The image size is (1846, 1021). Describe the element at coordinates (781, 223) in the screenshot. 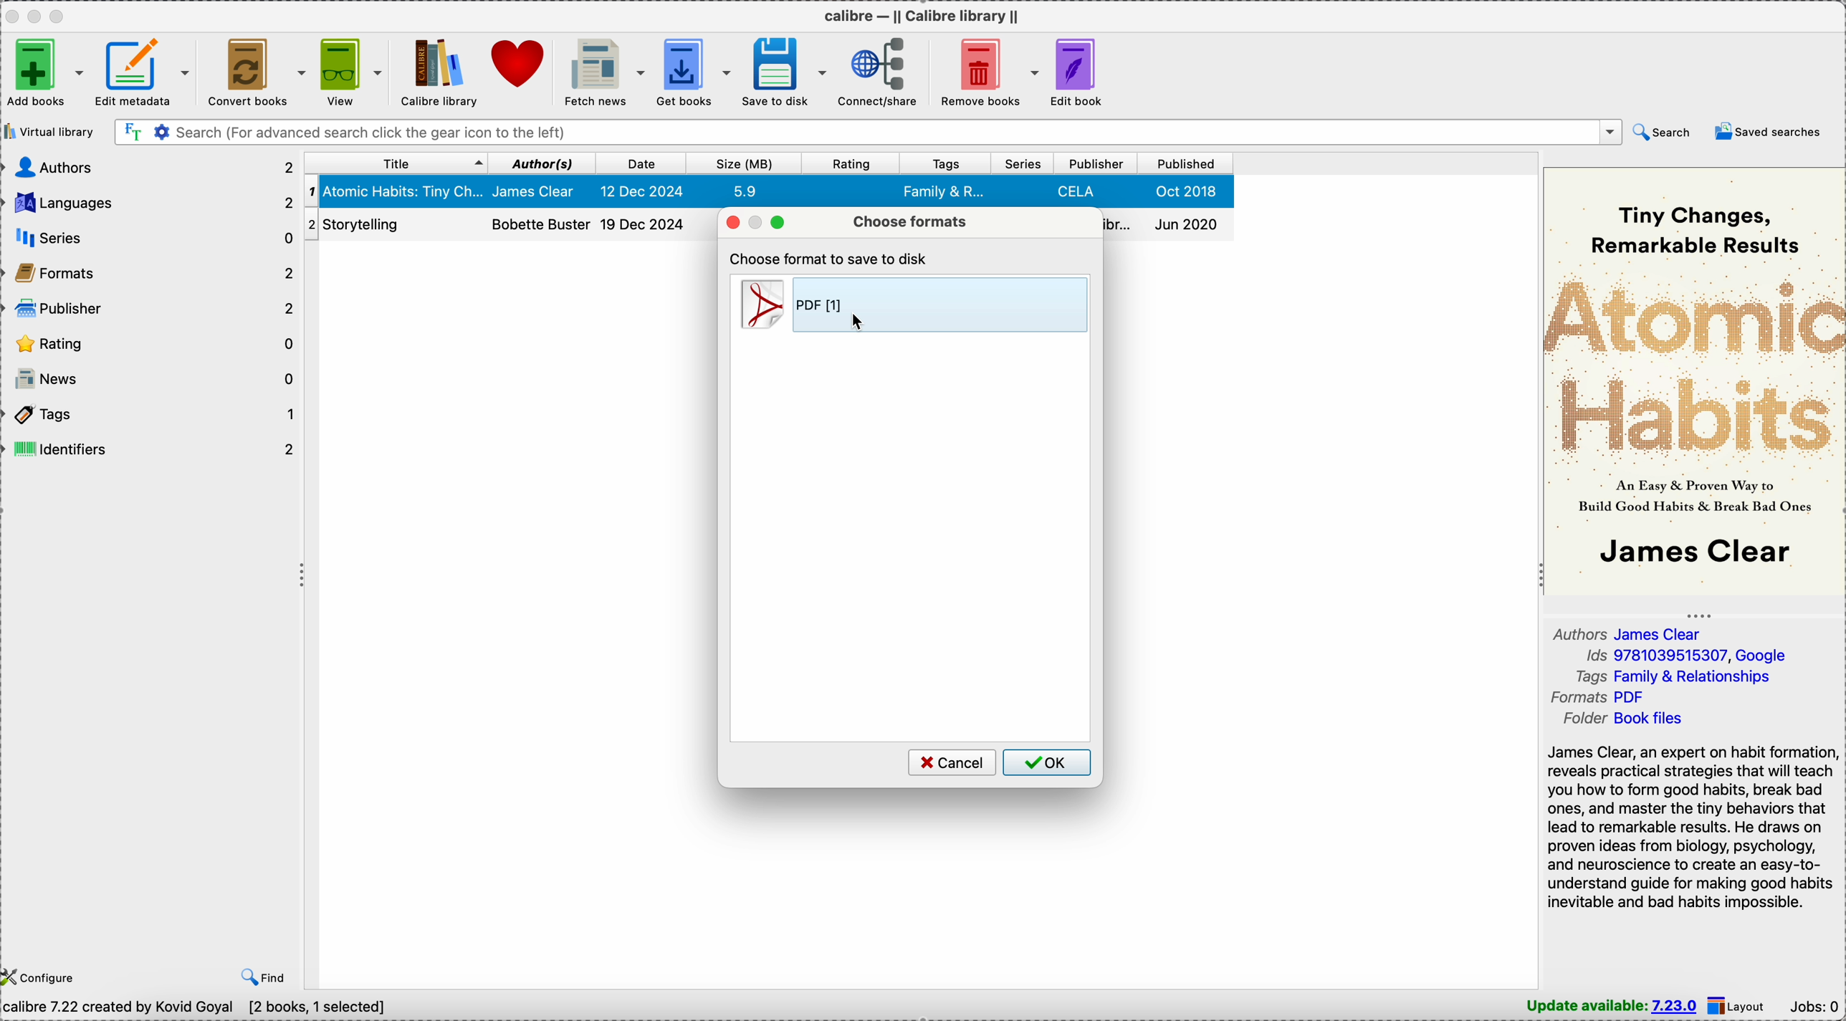

I see `maximize popup` at that location.